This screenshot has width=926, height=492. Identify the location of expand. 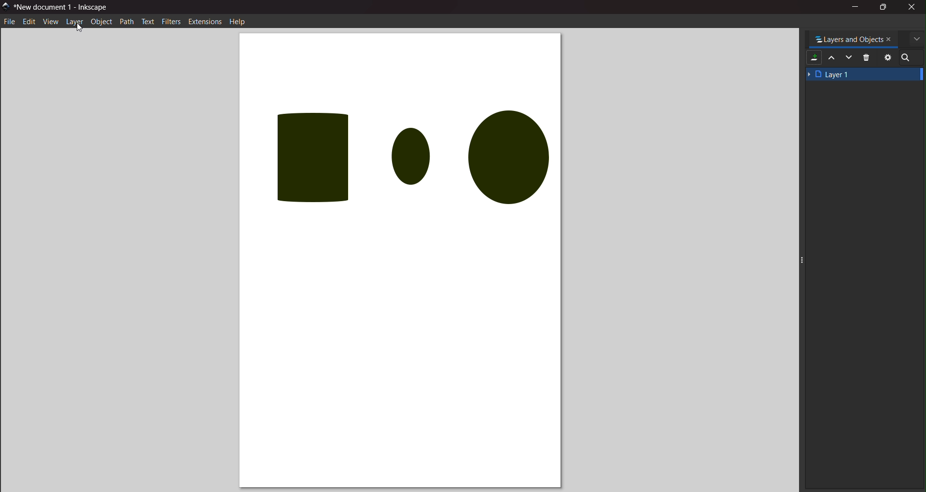
(917, 259).